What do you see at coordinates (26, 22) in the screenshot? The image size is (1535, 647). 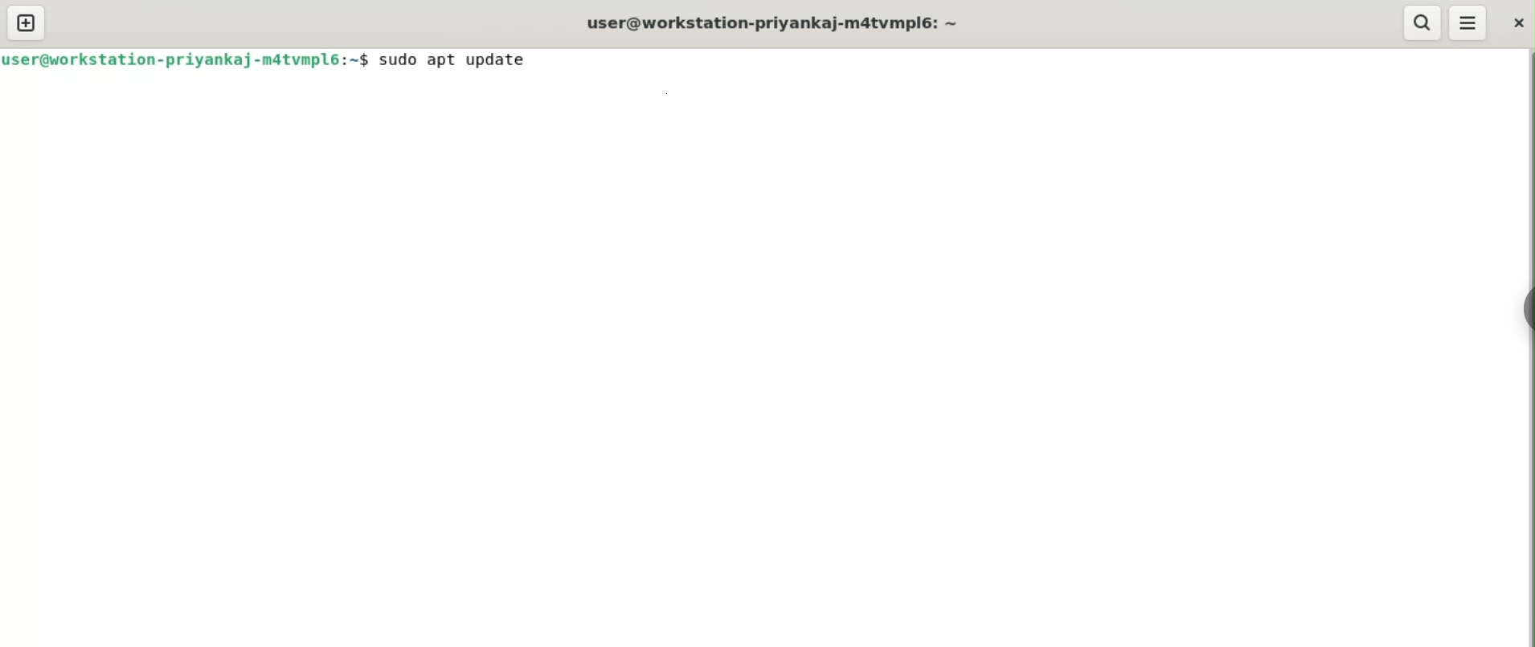 I see `new tab` at bounding box center [26, 22].